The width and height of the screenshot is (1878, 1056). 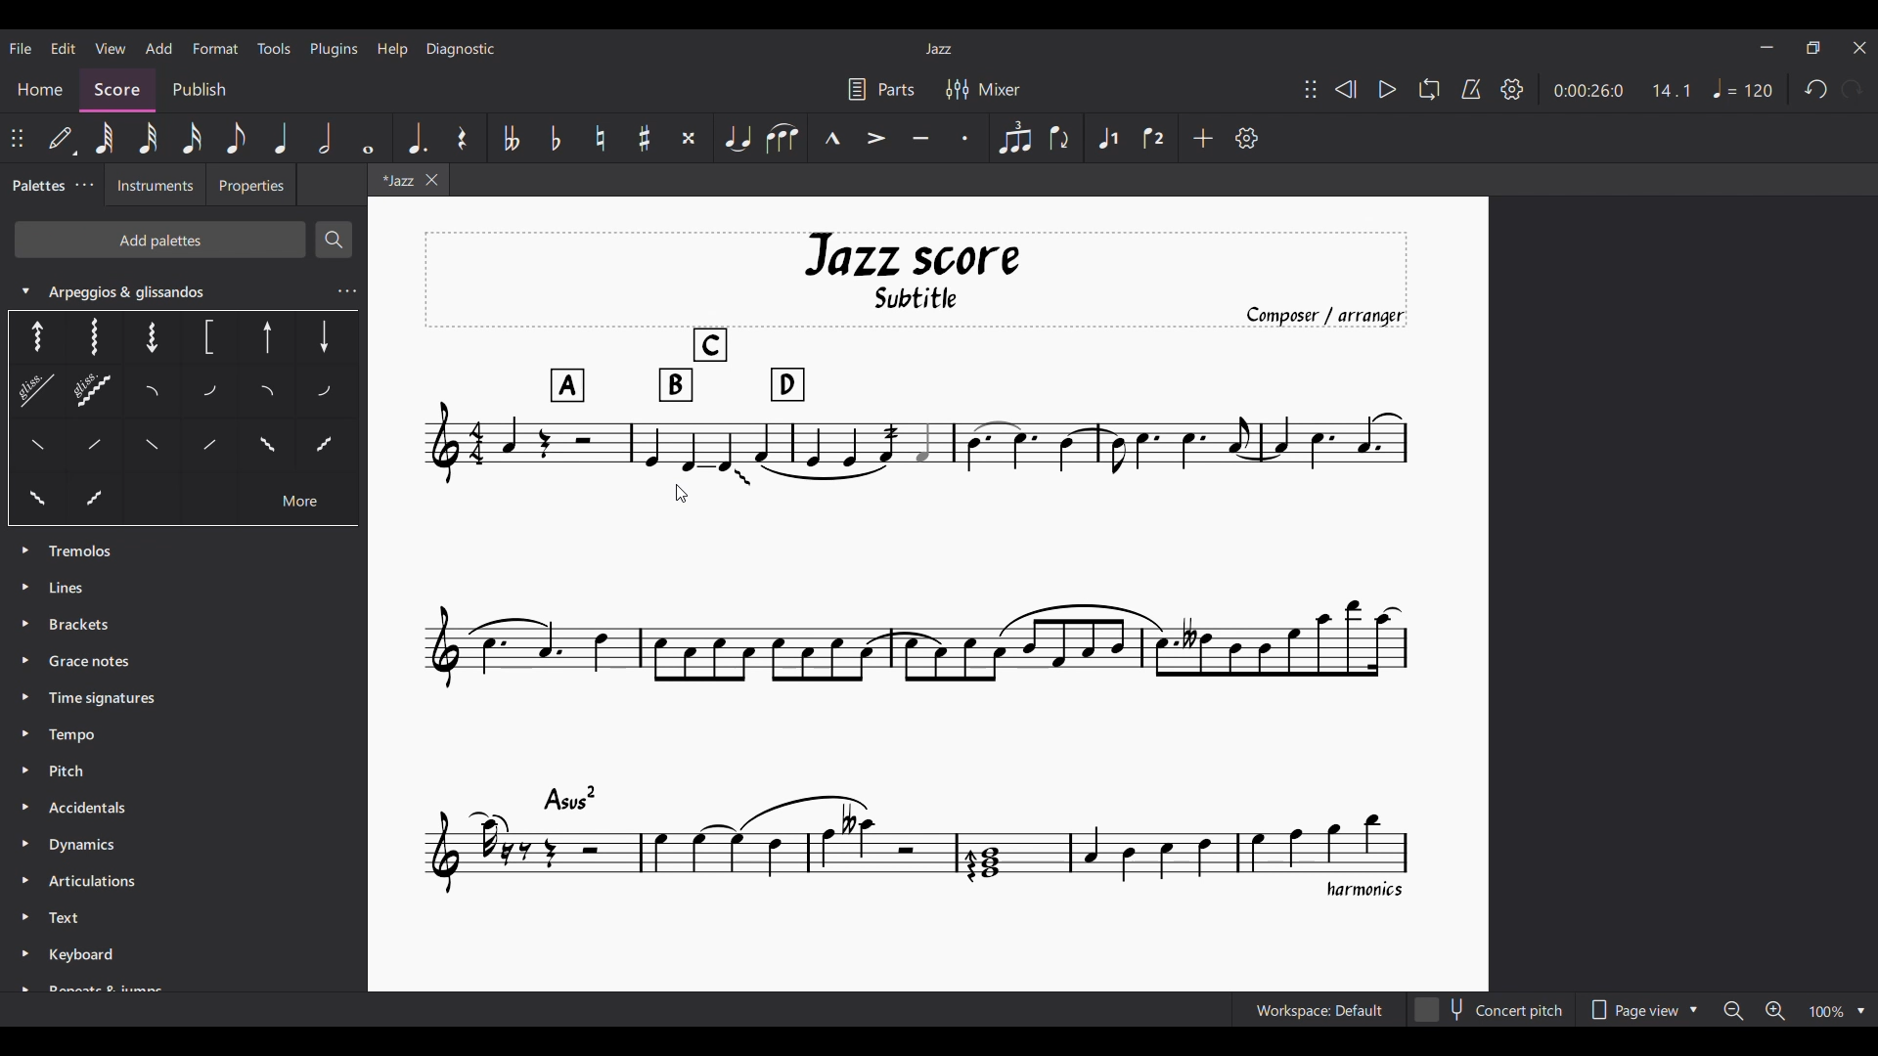 I want to click on Voice 2, so click(x=1155, y=137).